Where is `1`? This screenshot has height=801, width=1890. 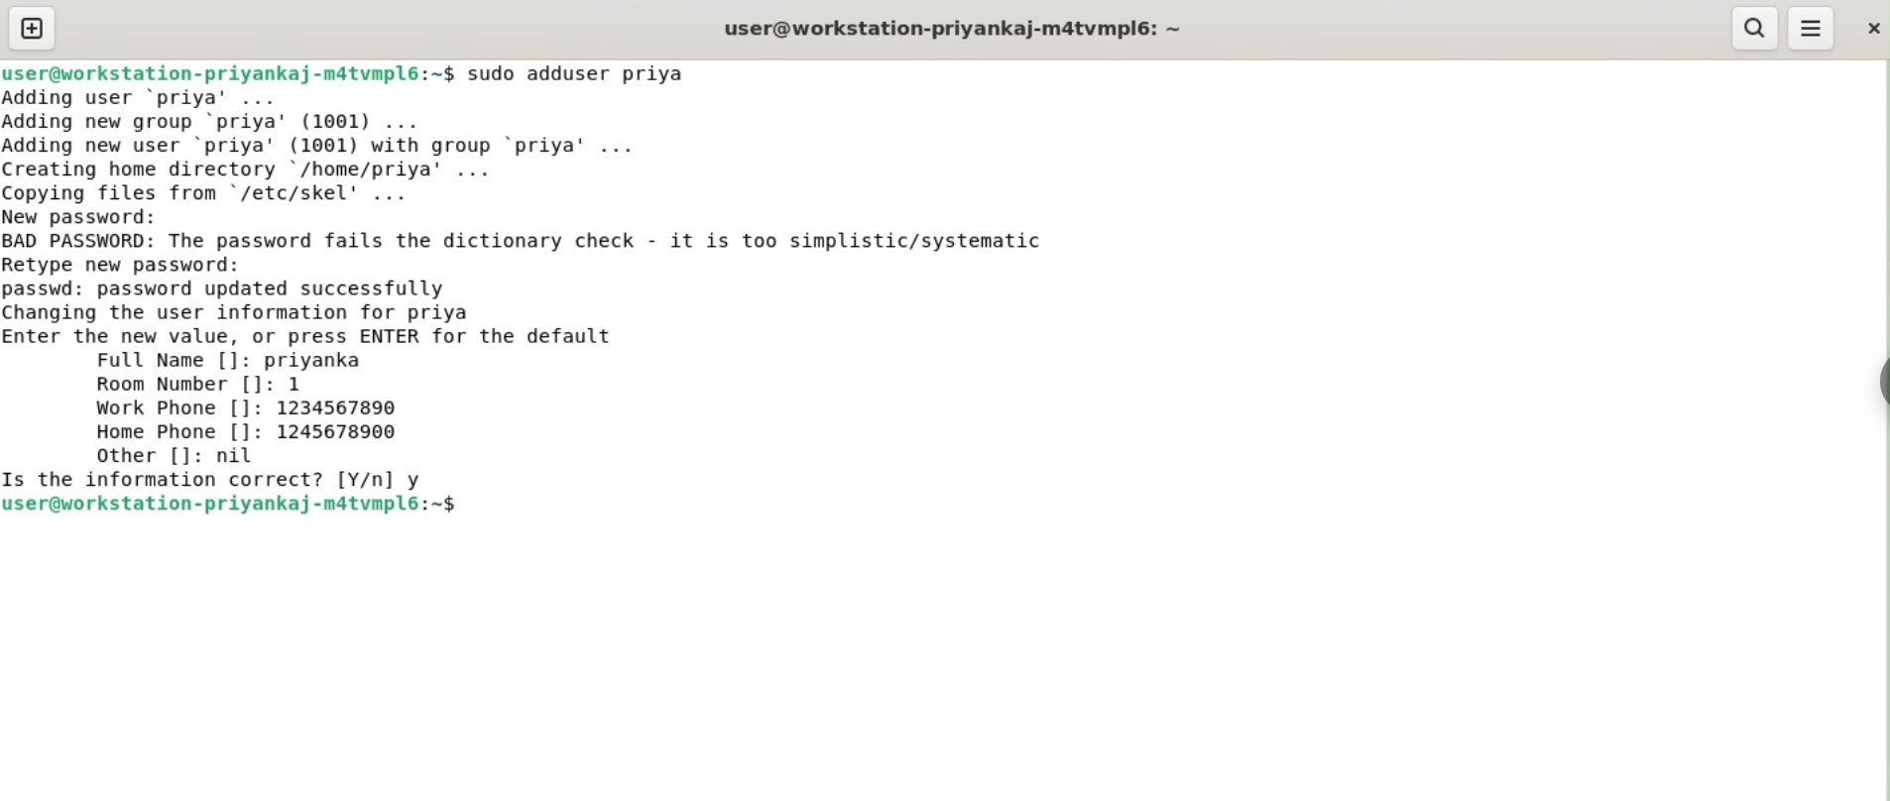
1 is located at coordinates (302, 384).